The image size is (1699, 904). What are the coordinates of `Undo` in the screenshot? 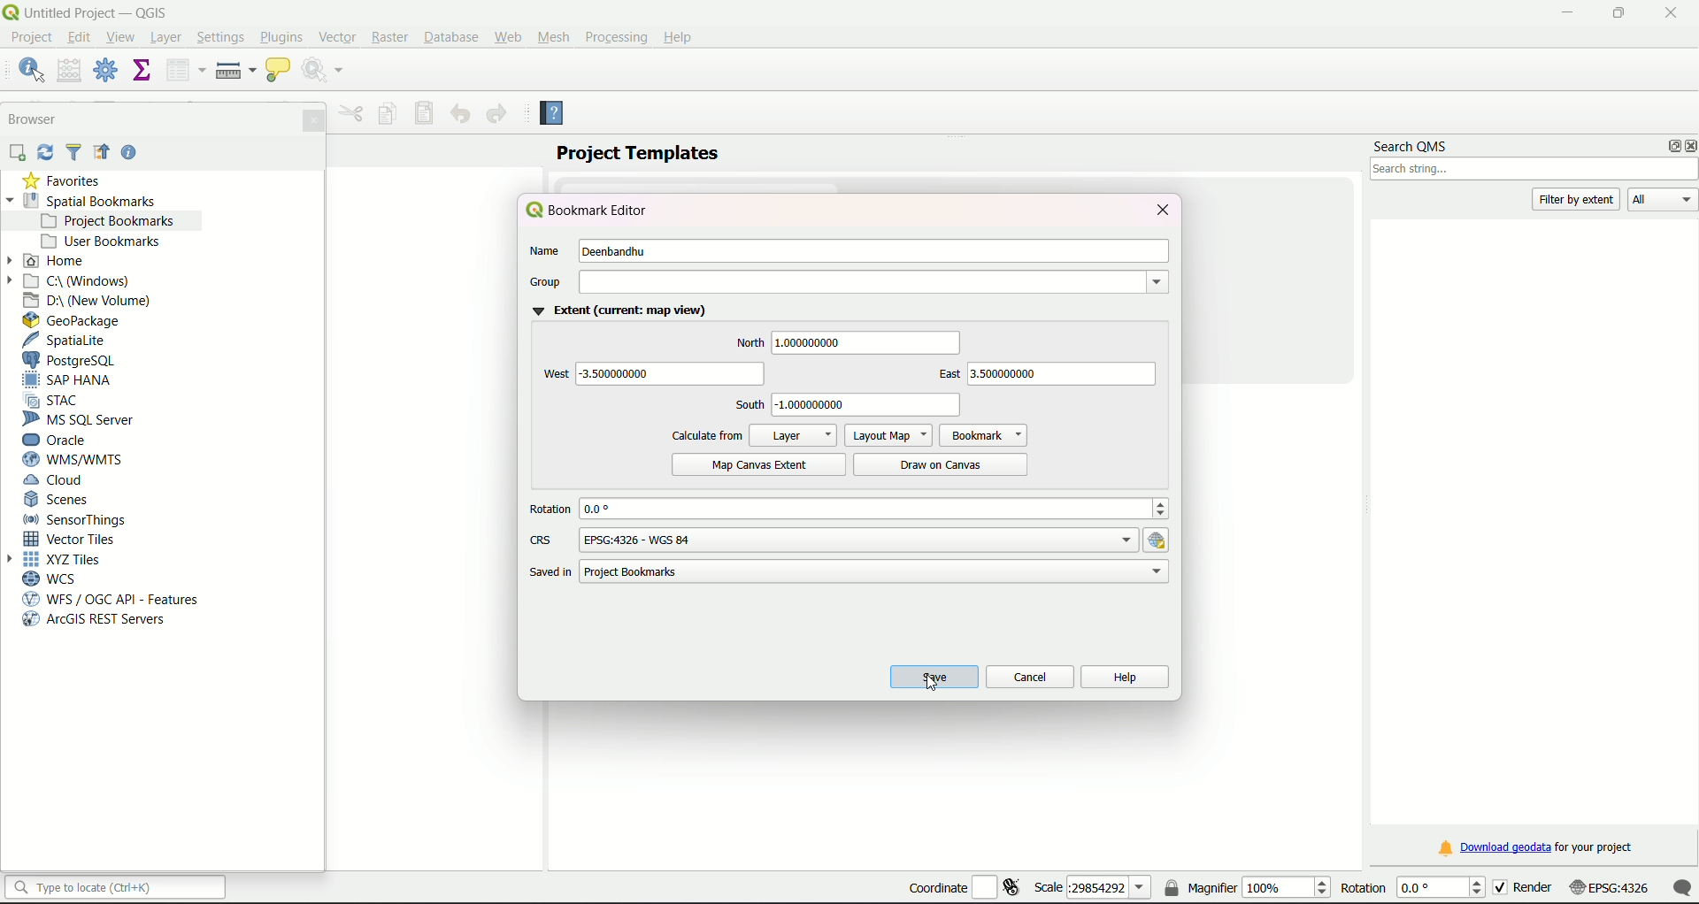 It's located at (460, 113).